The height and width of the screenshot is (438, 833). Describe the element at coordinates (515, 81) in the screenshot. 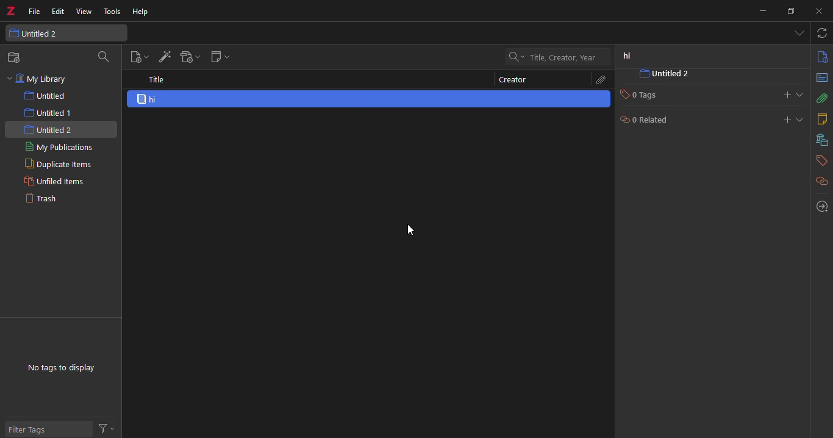

I see `creator` at that location.